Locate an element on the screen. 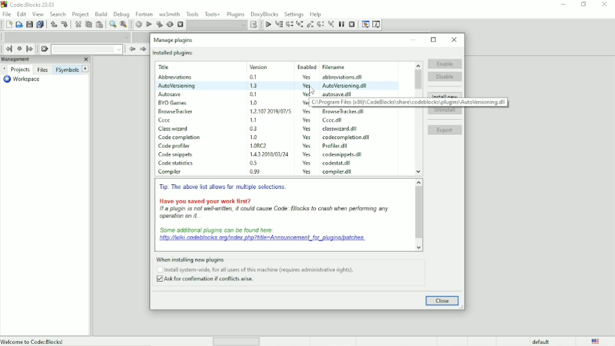 Image resolution: width=615 pixels, height=346 pixels. Project is located at coordinates (81, 14).